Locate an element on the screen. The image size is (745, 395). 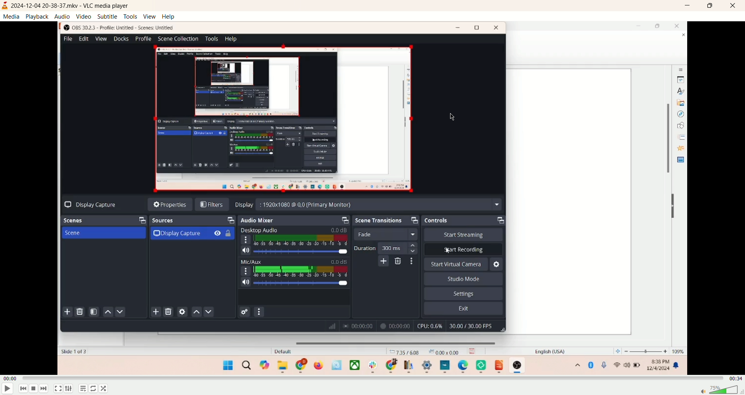
stop is located at coordinates (34, 389).